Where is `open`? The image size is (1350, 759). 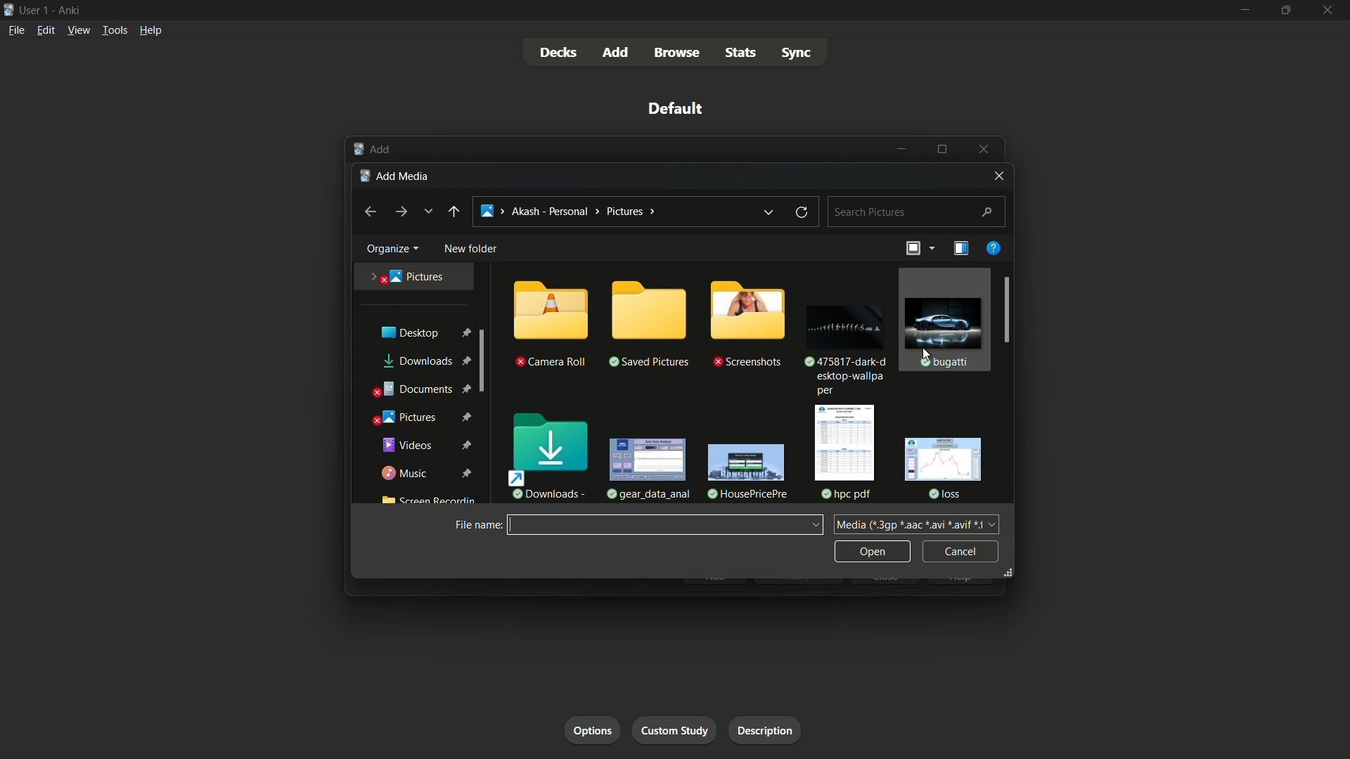 open is located at coordinates (873, 551).